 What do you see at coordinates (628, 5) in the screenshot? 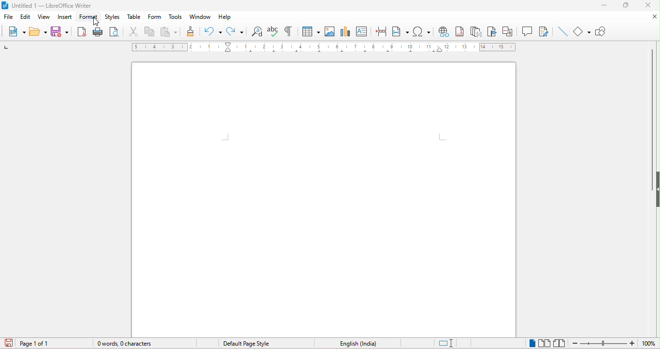
I see `maximize` at bounding box center [628, 5].